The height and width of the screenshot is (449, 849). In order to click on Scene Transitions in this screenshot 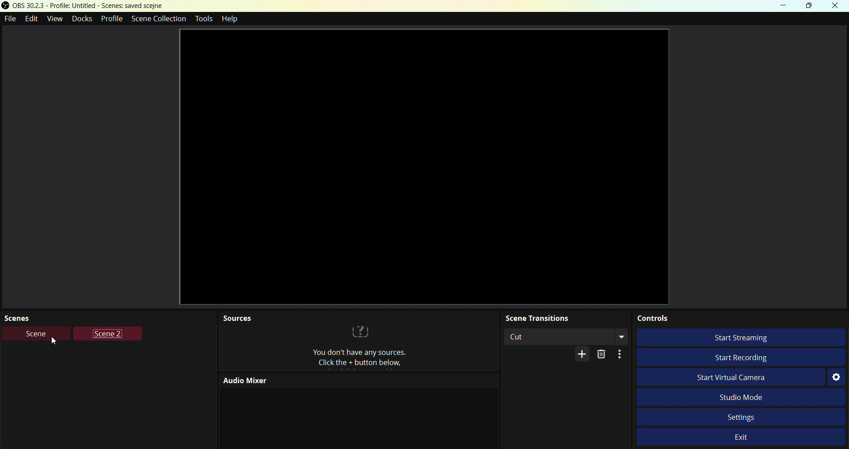, I will do `click(563, 317)`.